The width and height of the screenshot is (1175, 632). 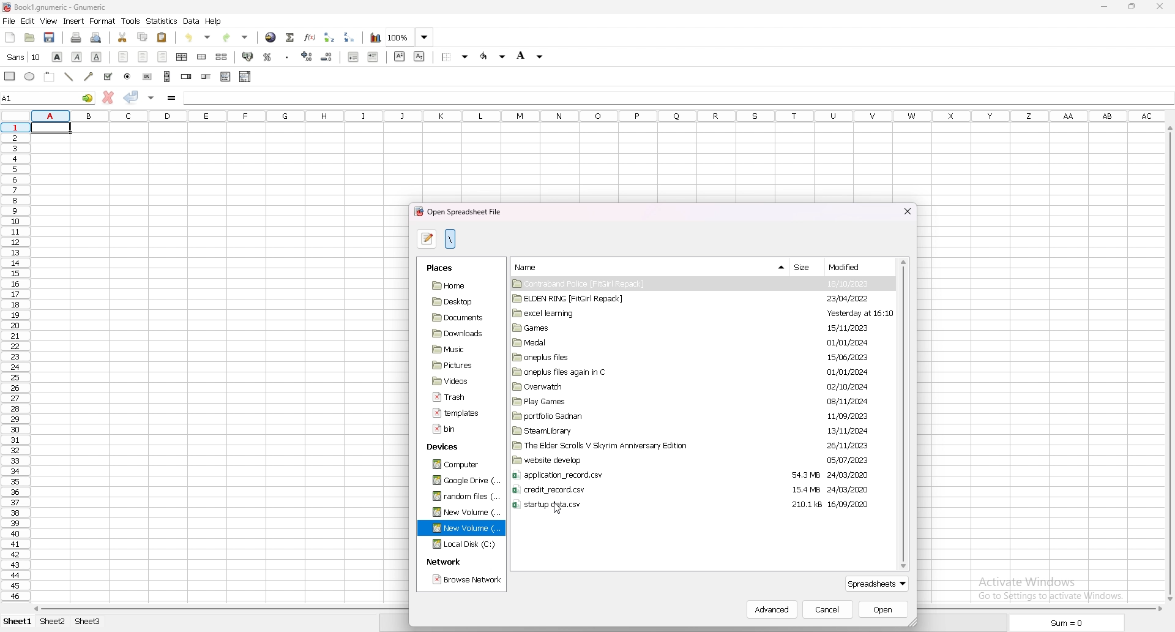 What do you see at coordinates (10, 36) in the screenshot?
I see `new` at bounding box center [10, 36].